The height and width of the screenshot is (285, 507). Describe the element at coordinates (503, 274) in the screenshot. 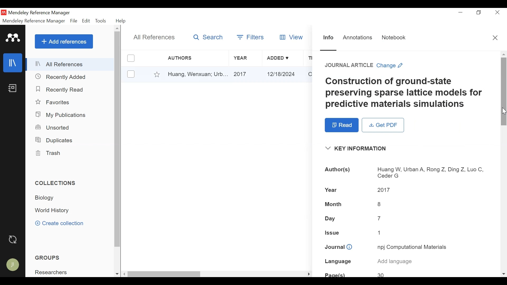

I see `Scroll down` at that location.